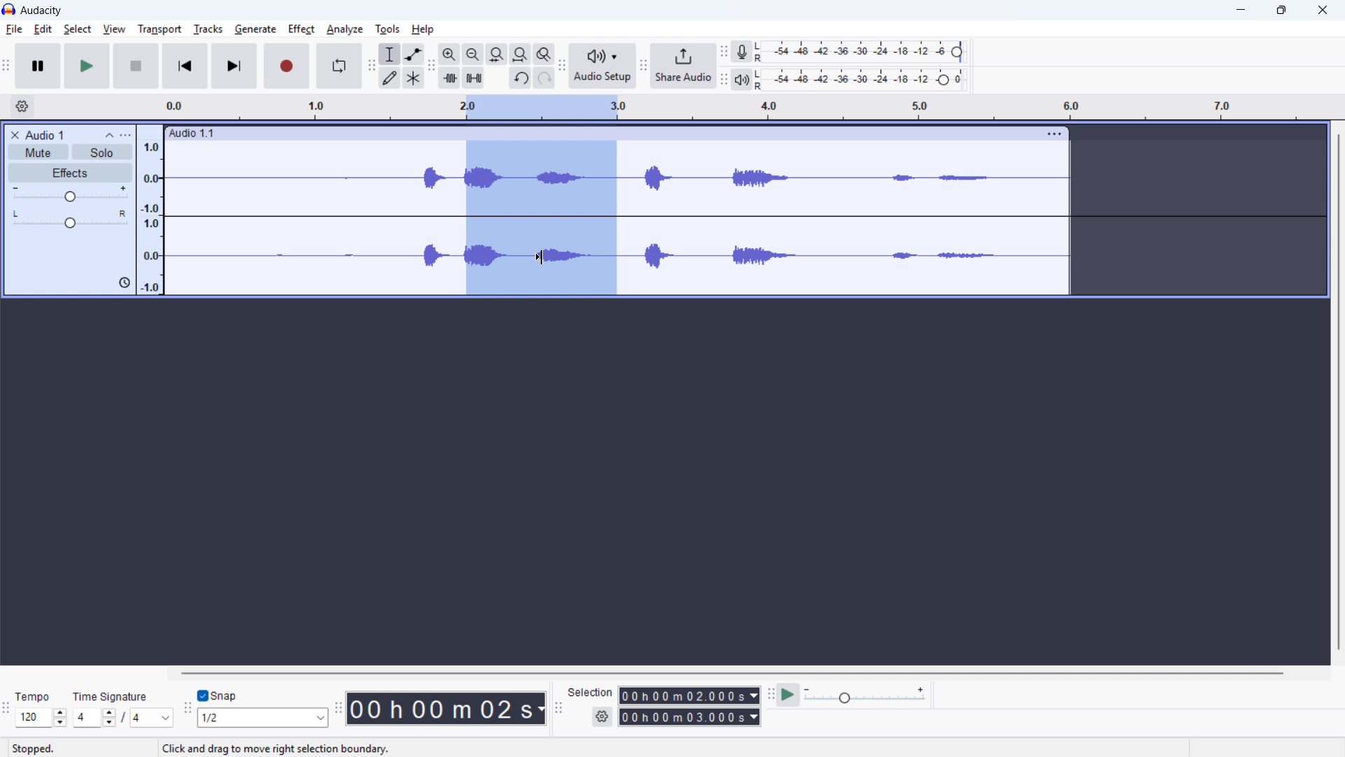 This screenshot has width=1345, height=757. I want to click on Fit project to width, so click(520, 54).